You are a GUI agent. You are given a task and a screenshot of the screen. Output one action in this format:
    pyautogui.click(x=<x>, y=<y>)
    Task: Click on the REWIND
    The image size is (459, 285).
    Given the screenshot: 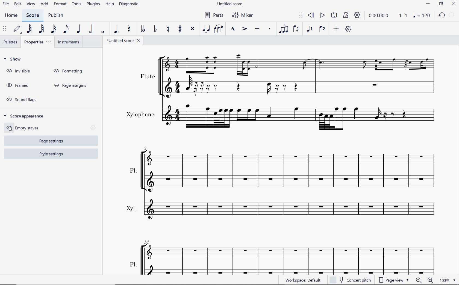 What is the action you would take?
    pyautogui.click(x=310, y=15)
    